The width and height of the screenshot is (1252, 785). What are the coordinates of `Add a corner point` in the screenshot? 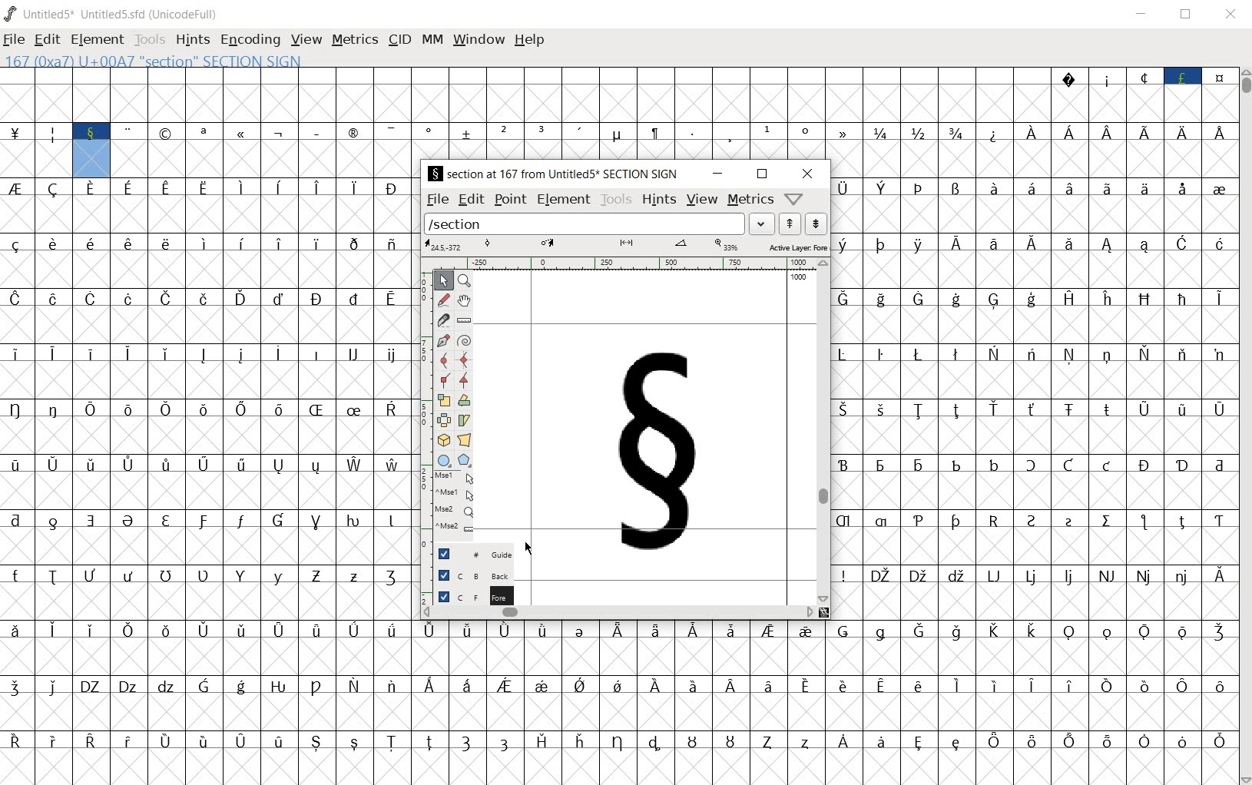 It's located at (462, 380).